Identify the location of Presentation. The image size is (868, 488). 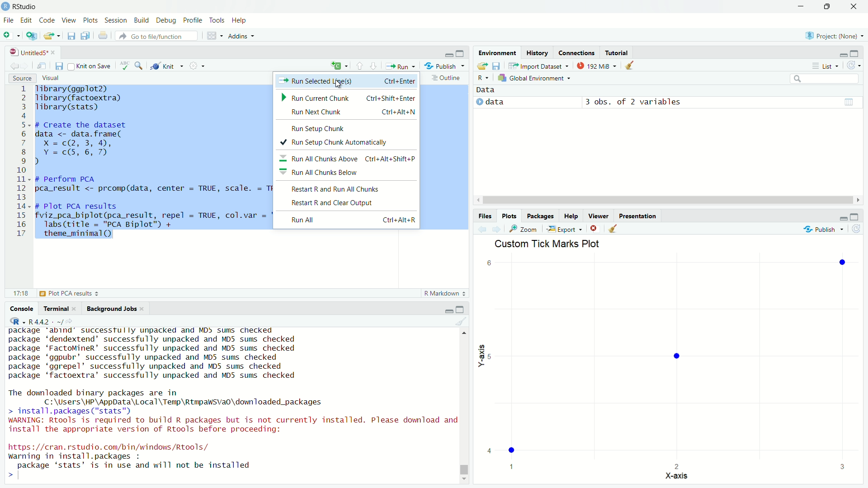
(638, 216).